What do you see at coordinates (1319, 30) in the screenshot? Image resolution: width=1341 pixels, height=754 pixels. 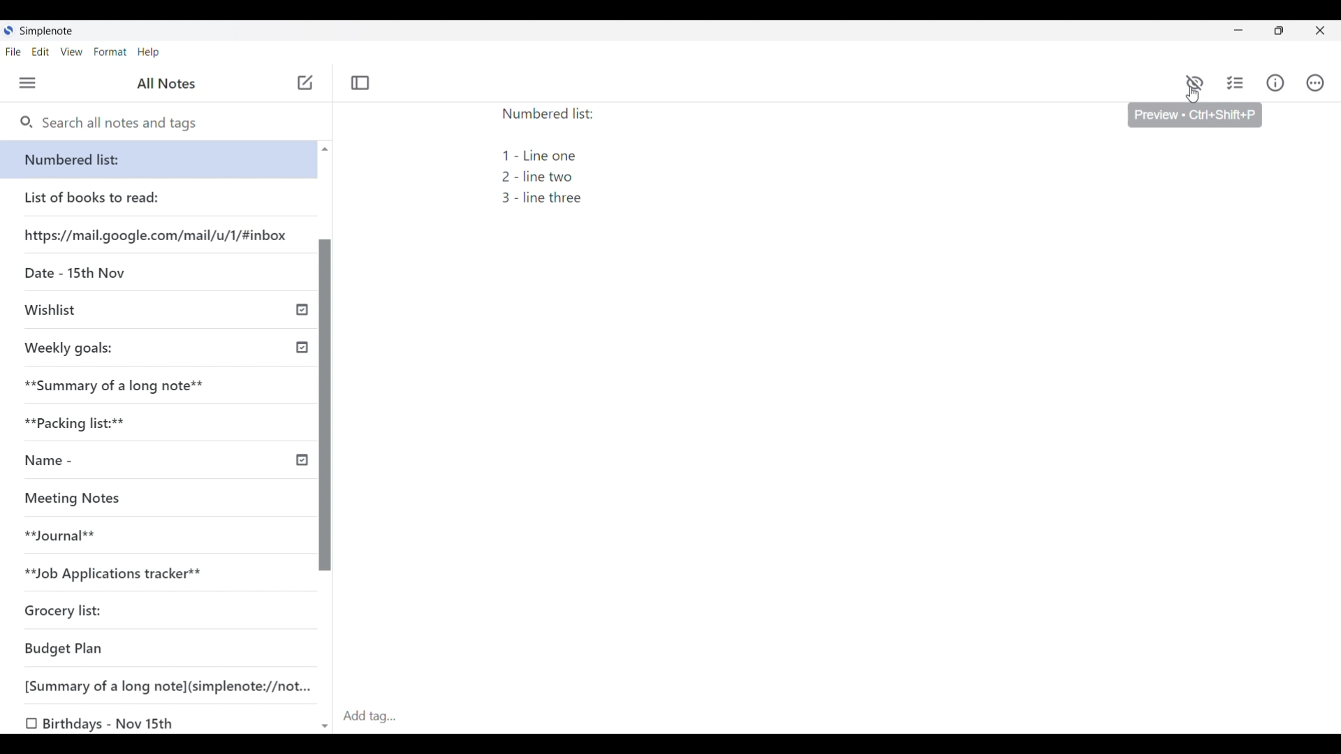 I see `Close interface` at bounding box center [1319, 30].